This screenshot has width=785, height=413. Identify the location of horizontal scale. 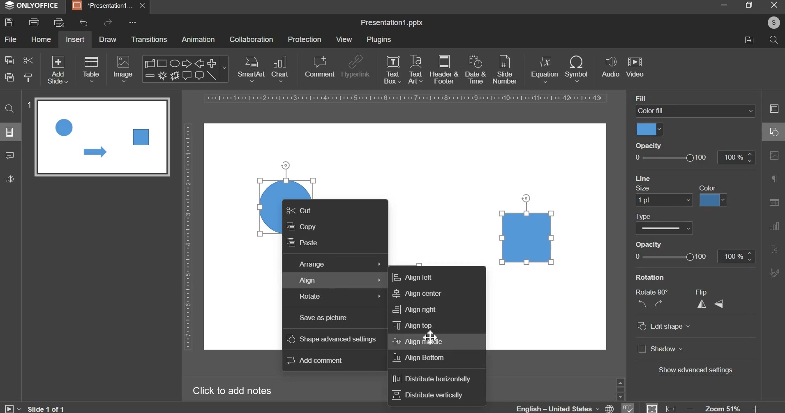
(406, 98).